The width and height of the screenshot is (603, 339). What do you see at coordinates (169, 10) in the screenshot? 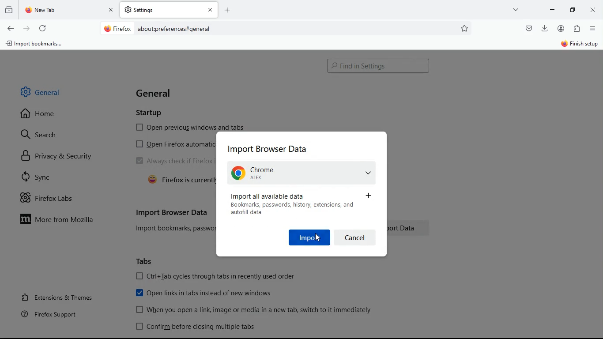
I see `tab` at bounding box center [169, 10].